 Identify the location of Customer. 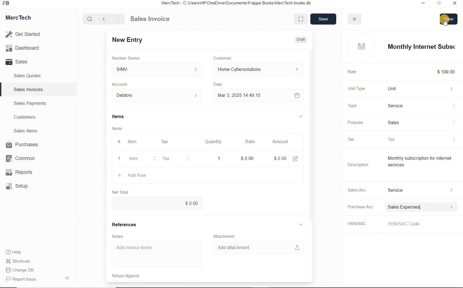
(225, 58).